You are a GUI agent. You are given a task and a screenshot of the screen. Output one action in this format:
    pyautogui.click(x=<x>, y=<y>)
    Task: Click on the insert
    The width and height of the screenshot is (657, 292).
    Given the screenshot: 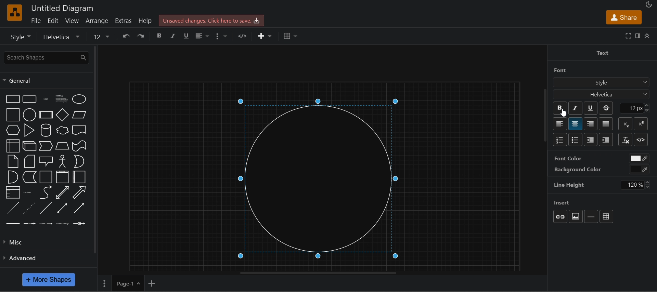 What is the action you would take?
    pyautogui.click(x=563, y=202)
    